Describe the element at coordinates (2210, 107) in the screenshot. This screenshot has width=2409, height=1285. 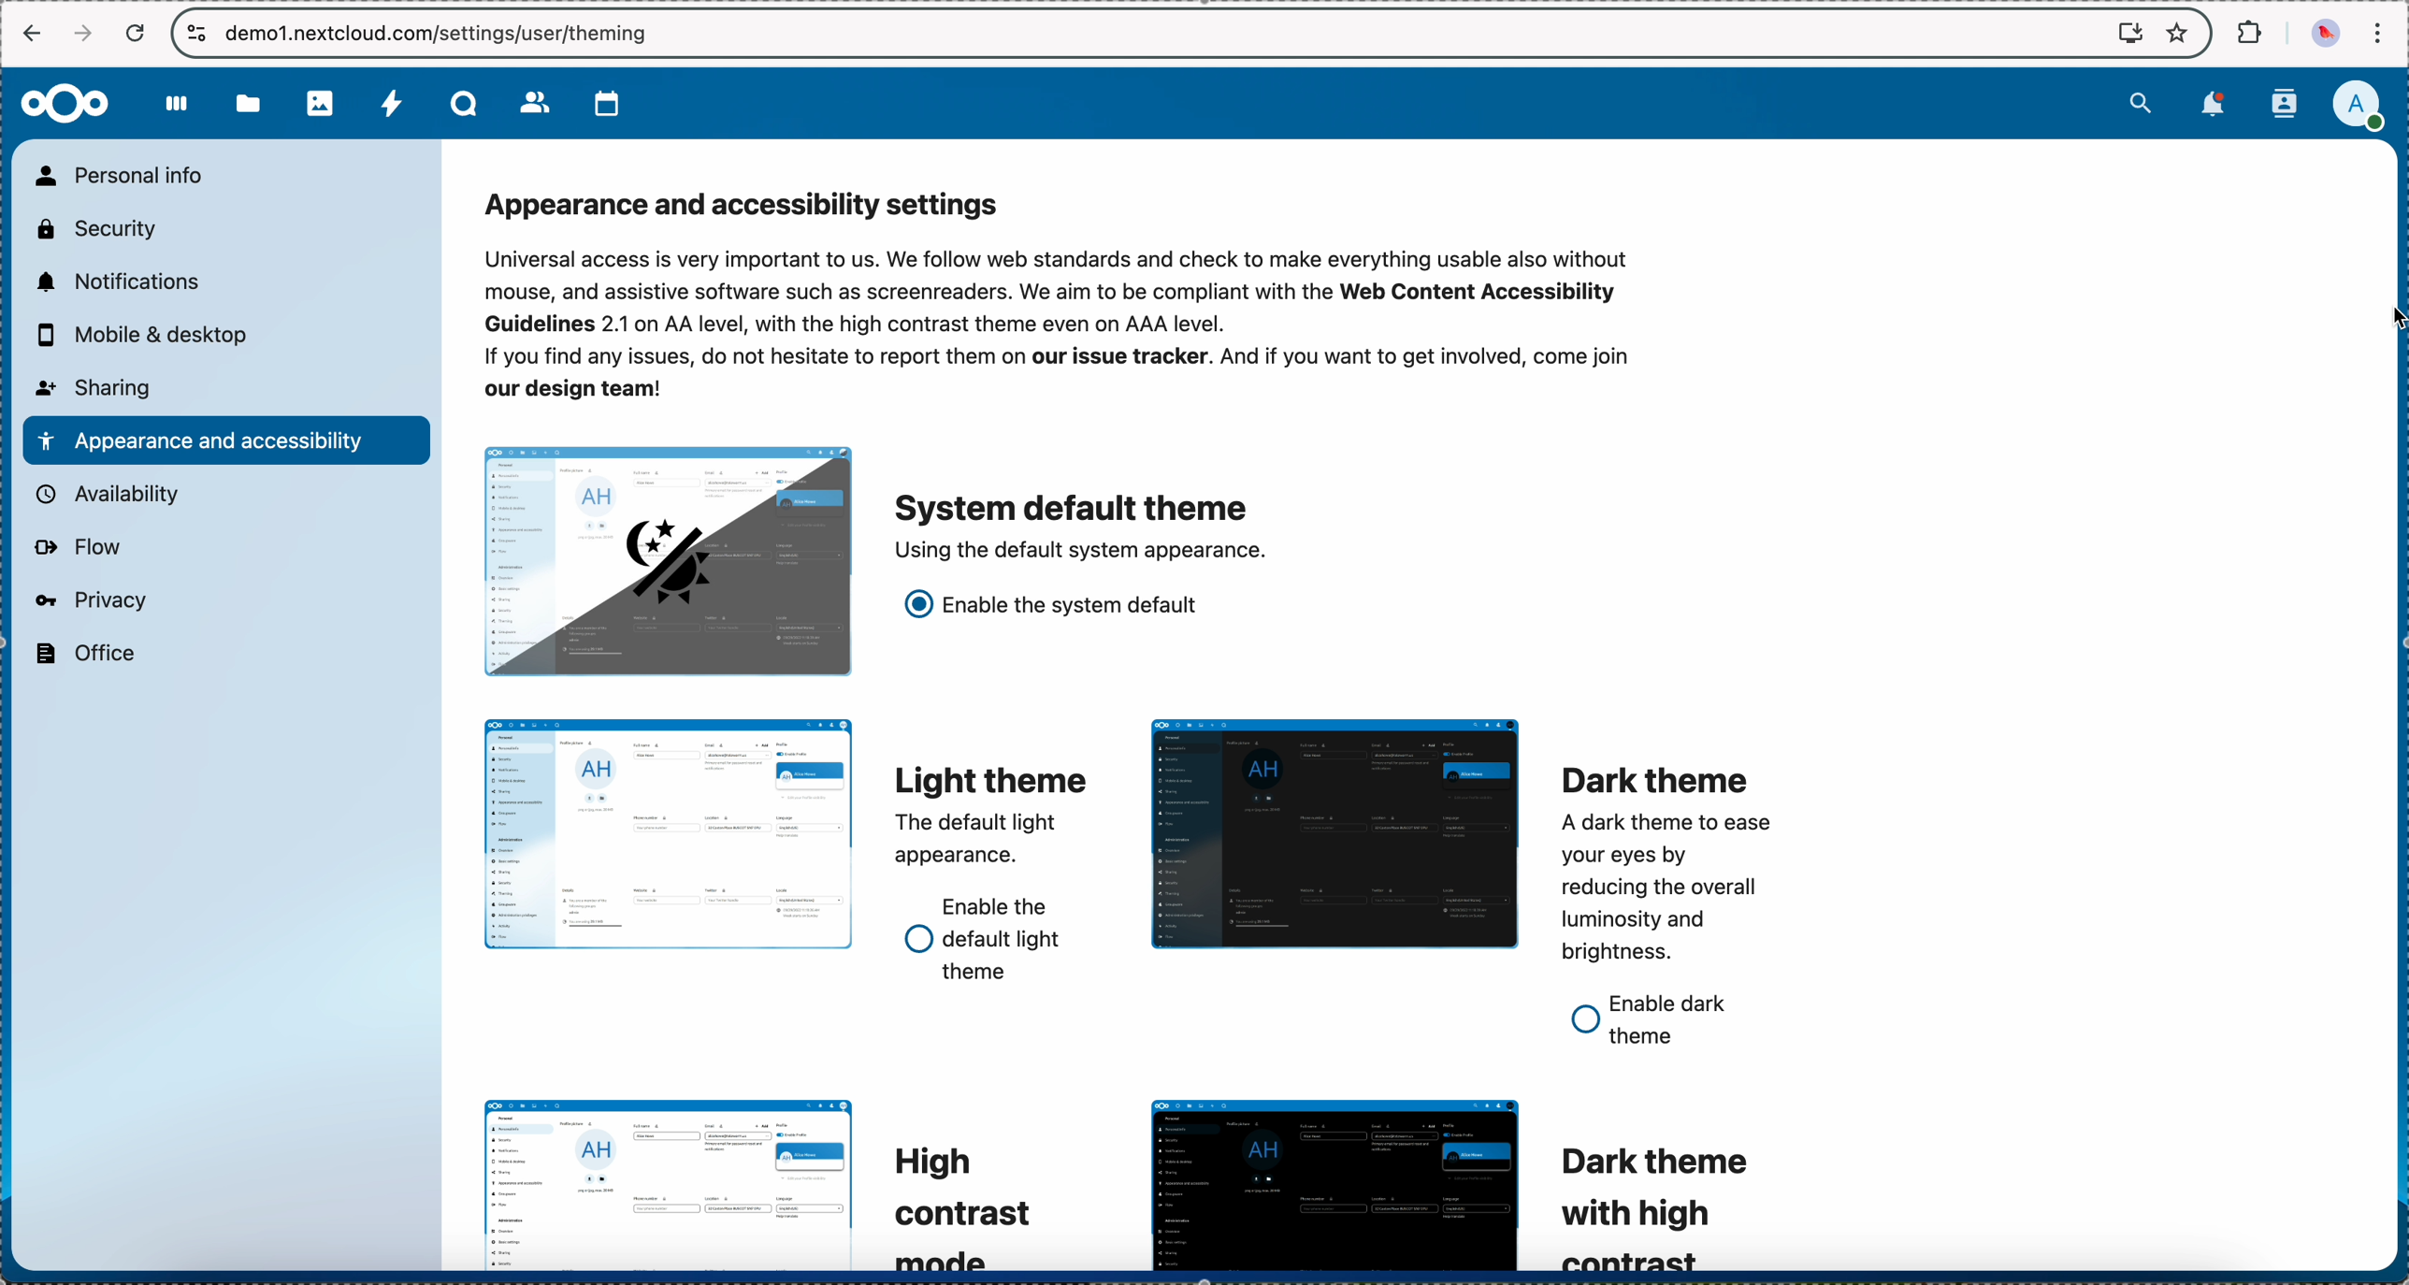
I see `notifications` at that location.